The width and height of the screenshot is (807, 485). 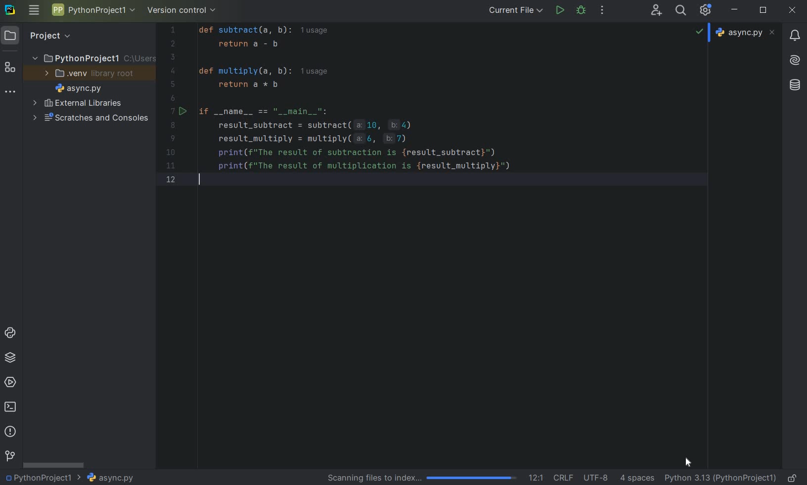 What do you see at coordinates (516, 10) in the screenshot?
I see `current file` at bounding box center [516, 10].